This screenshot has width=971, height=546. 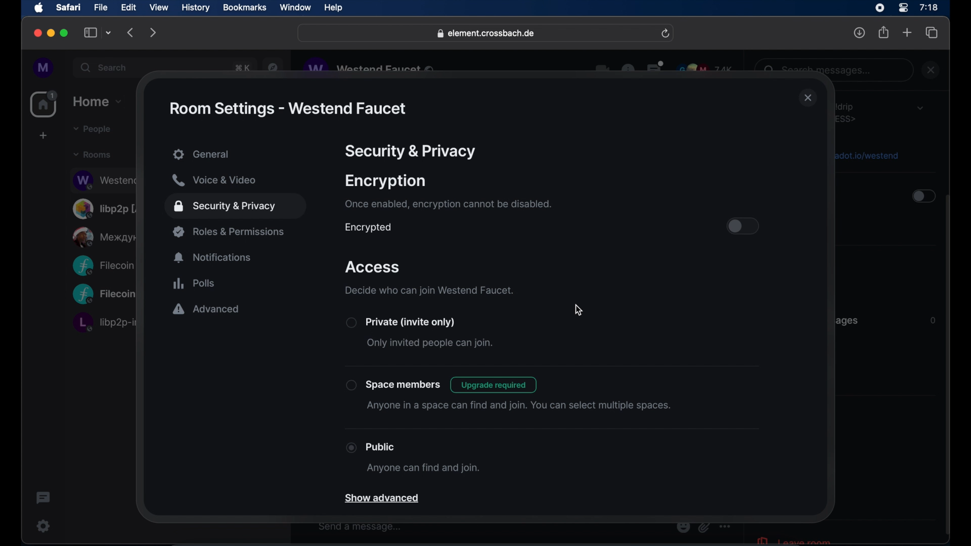 What do you see at coordinates (196, 8) in the screenshot?
I see `history` at bounding box center [196, 8].